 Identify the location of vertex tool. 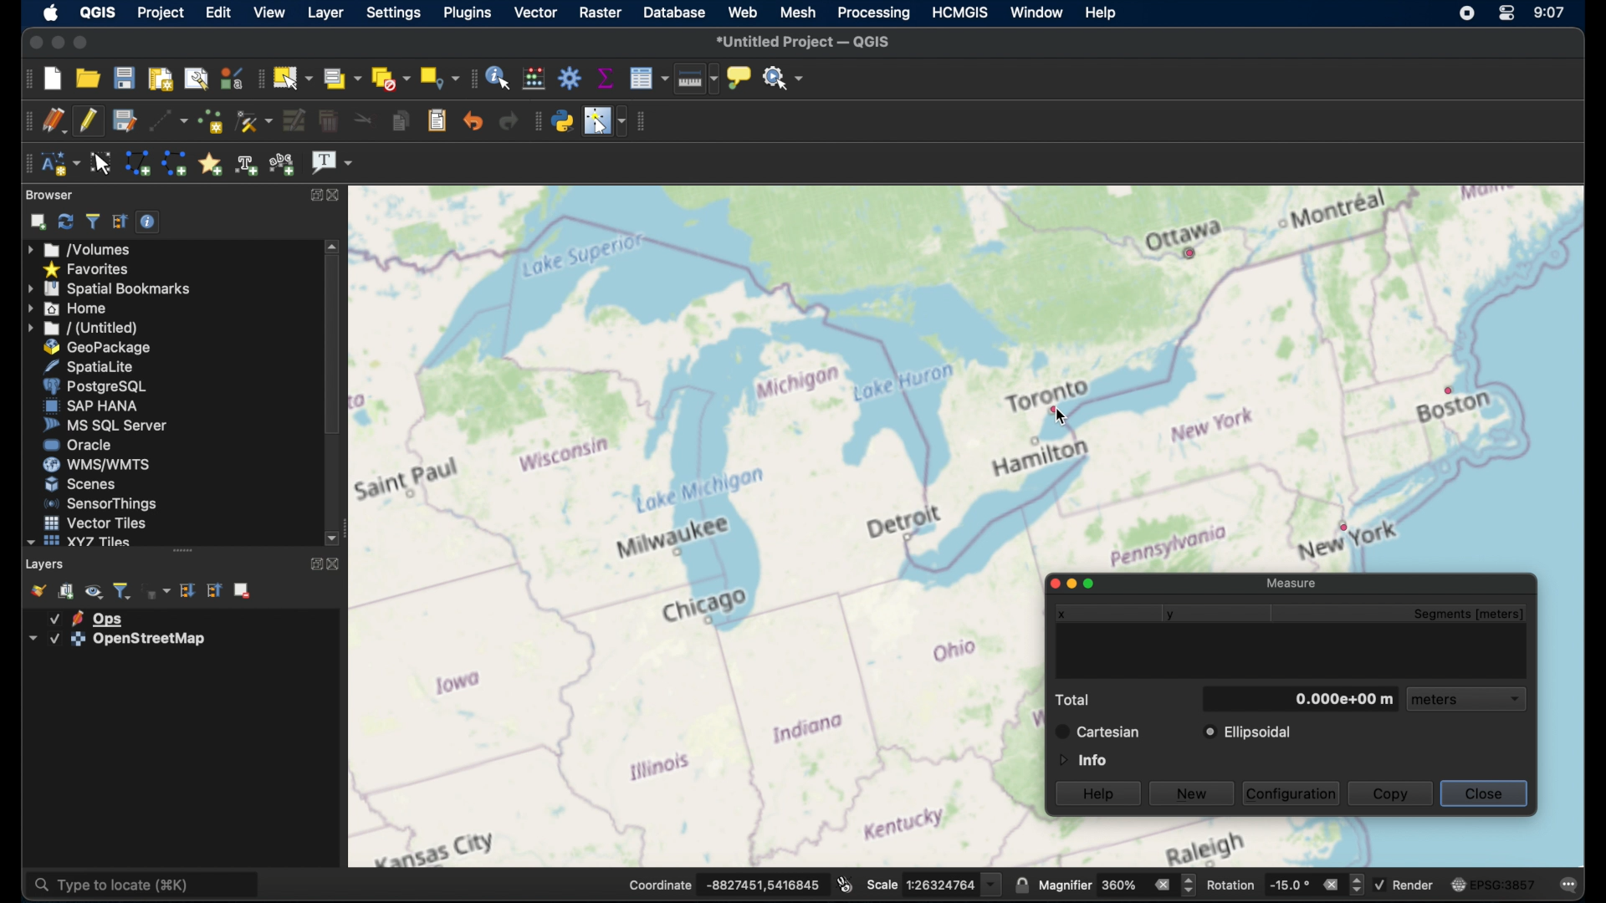
(254, 121).